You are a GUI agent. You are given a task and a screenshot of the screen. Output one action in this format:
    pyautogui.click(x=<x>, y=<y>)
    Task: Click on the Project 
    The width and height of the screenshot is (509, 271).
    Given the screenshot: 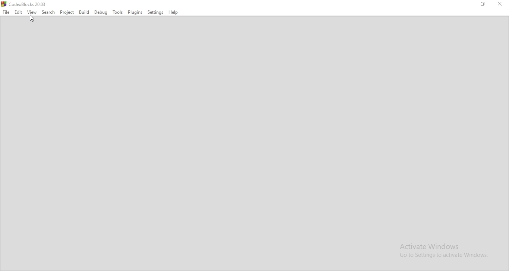 What is the action you would take?
    pyautogui.click(x=67, y=12)
    